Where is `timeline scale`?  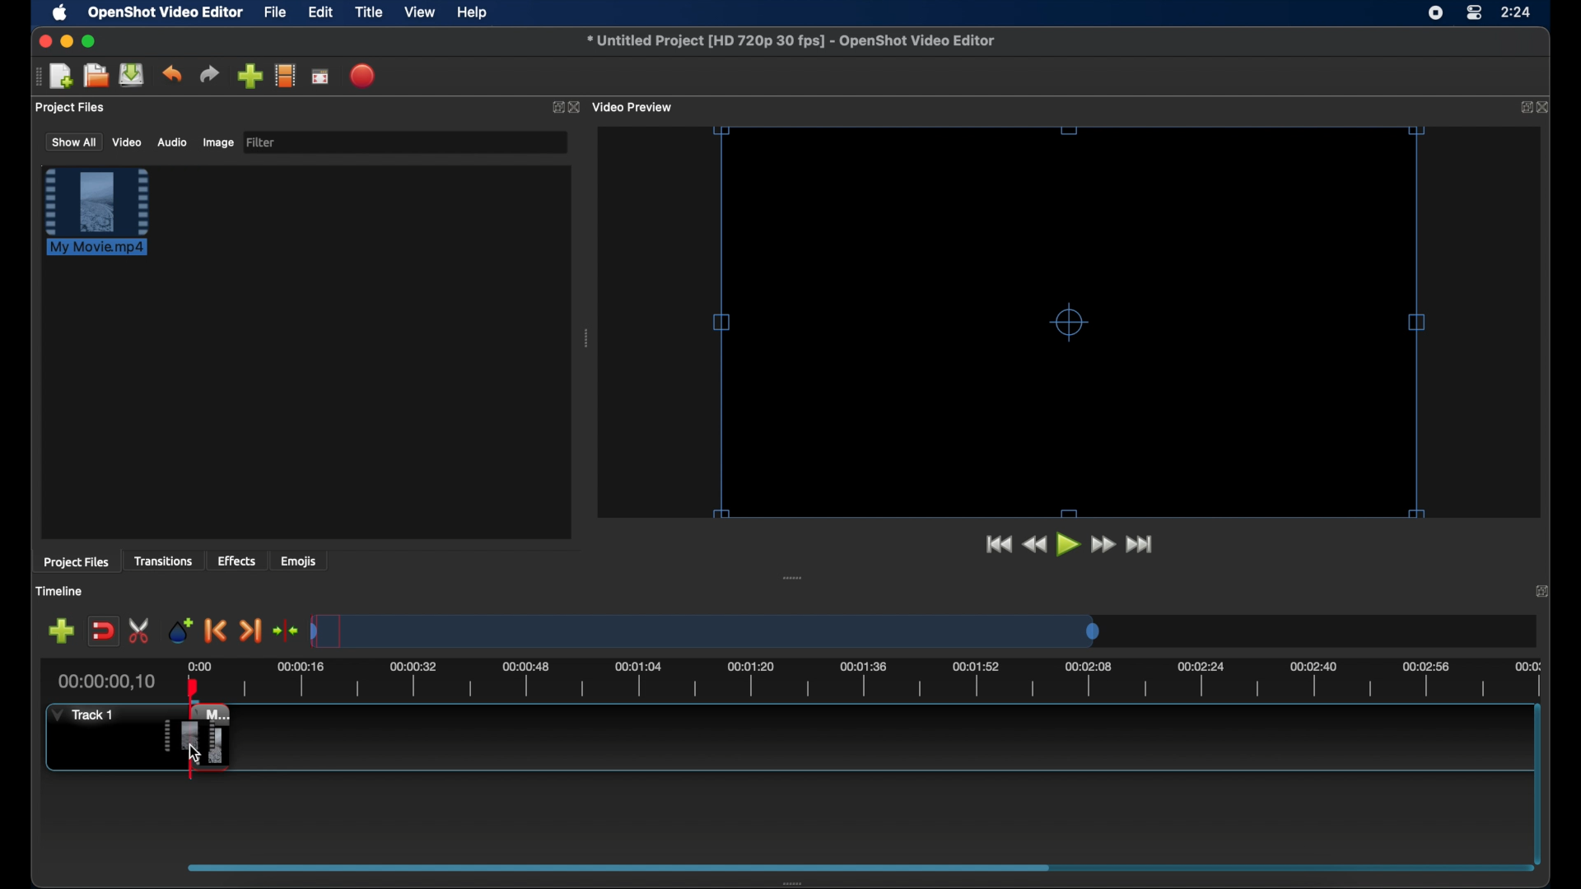
timeline scale is located at coordinates (890, 680).